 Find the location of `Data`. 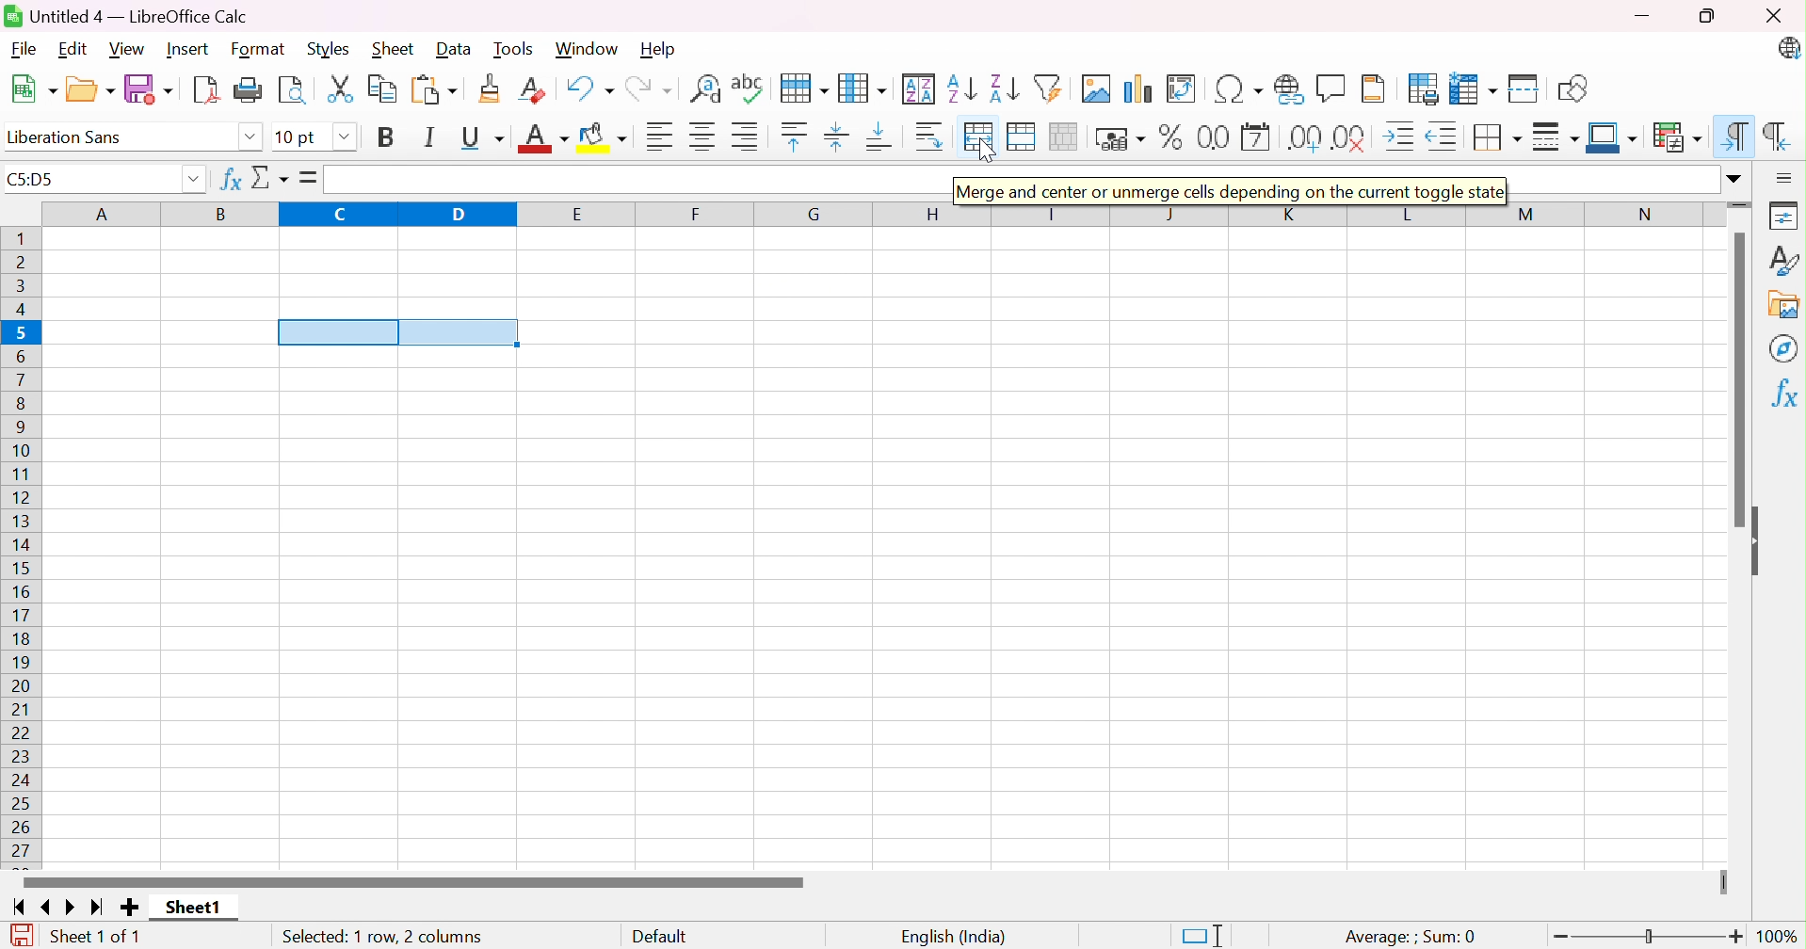

Data is located at coordinates (457, 48).